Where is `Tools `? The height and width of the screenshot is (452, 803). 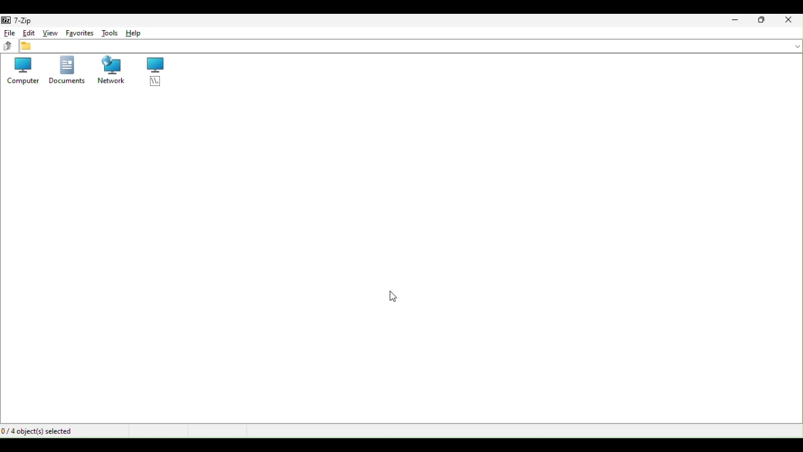 Tools  is located at coordinates (110, 32).